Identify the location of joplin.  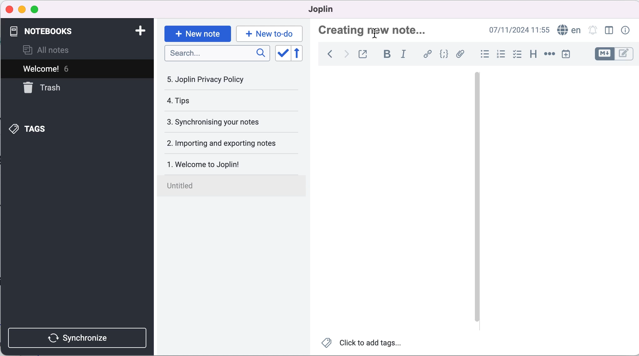
(324, 11).